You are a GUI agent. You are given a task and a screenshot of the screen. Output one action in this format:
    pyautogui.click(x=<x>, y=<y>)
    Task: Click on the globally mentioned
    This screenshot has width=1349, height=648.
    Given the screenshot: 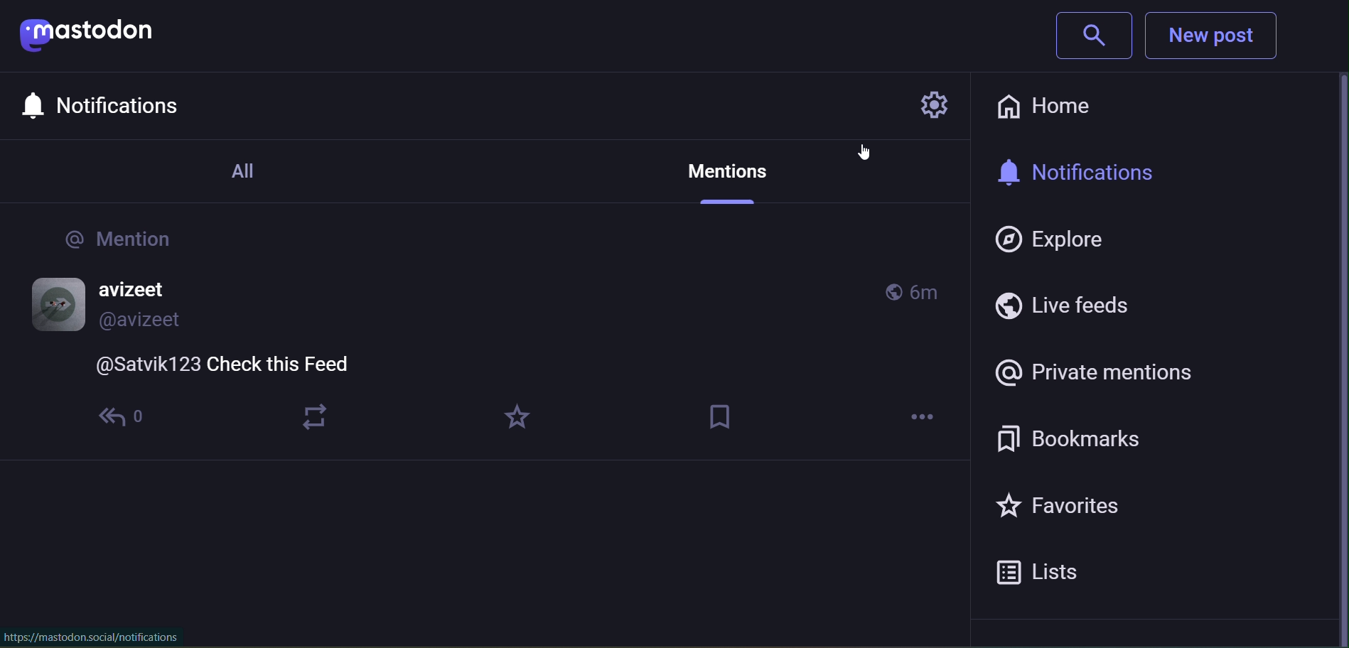 What is the action you would take?
    pyautogui.click(x=886, y=291)
    